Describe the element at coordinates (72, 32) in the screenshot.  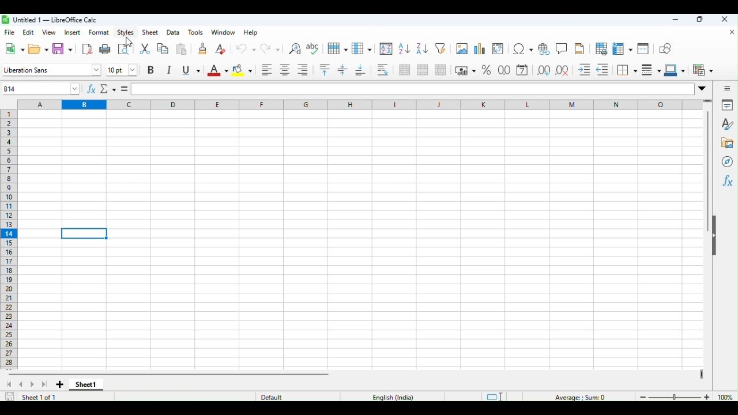
I see `Insert` at that location.